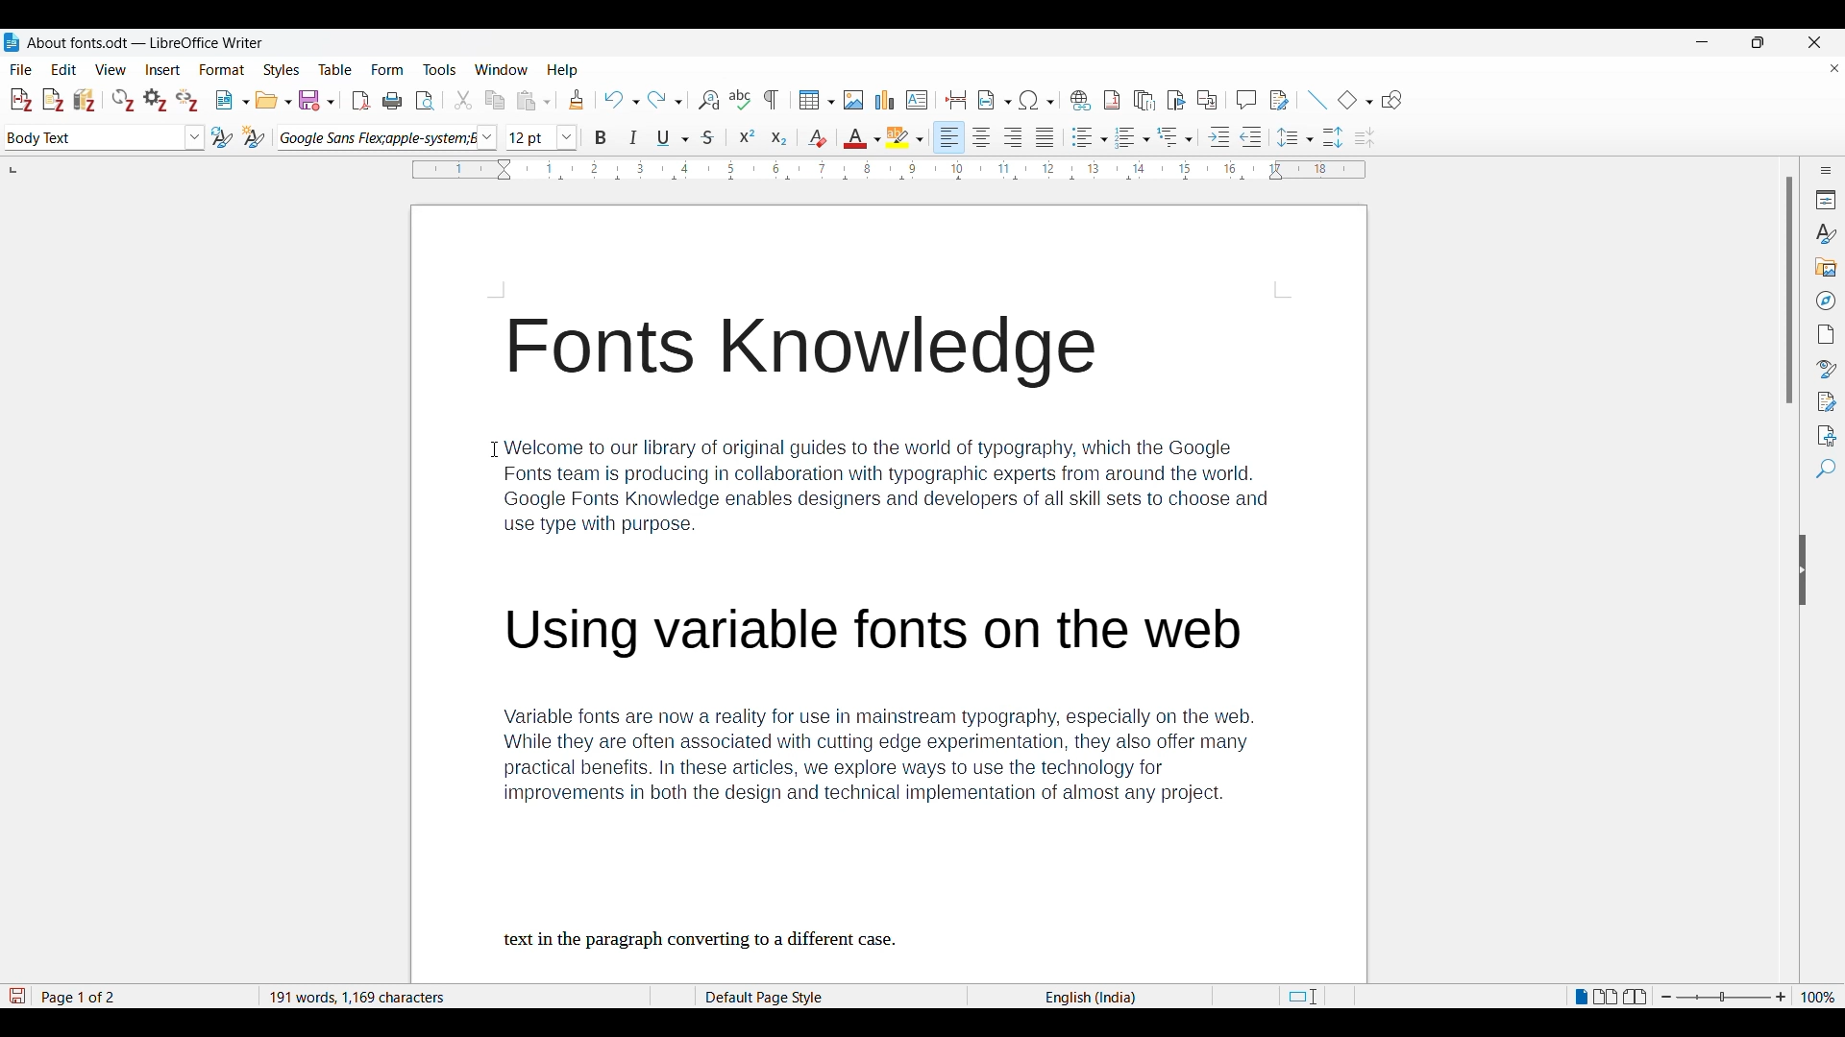  Describe the element at coordinates (917, 100) in the screenshot. I see `Insert text box` at that location.